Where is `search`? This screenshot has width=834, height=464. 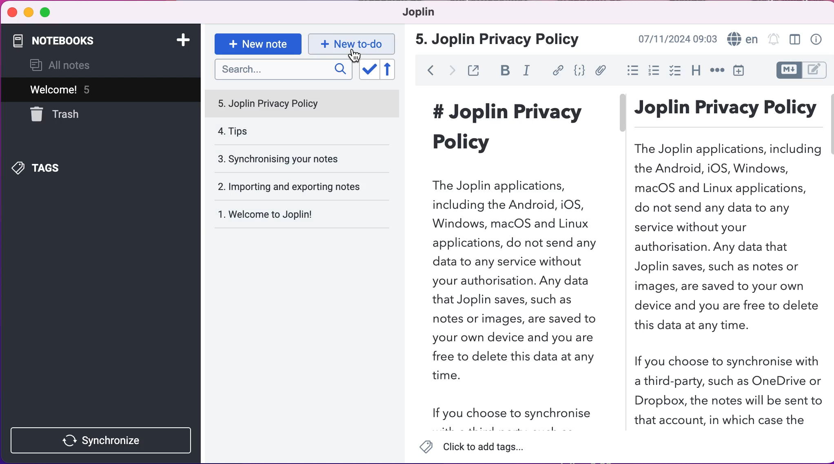
search is located at coordinates (282, 71).